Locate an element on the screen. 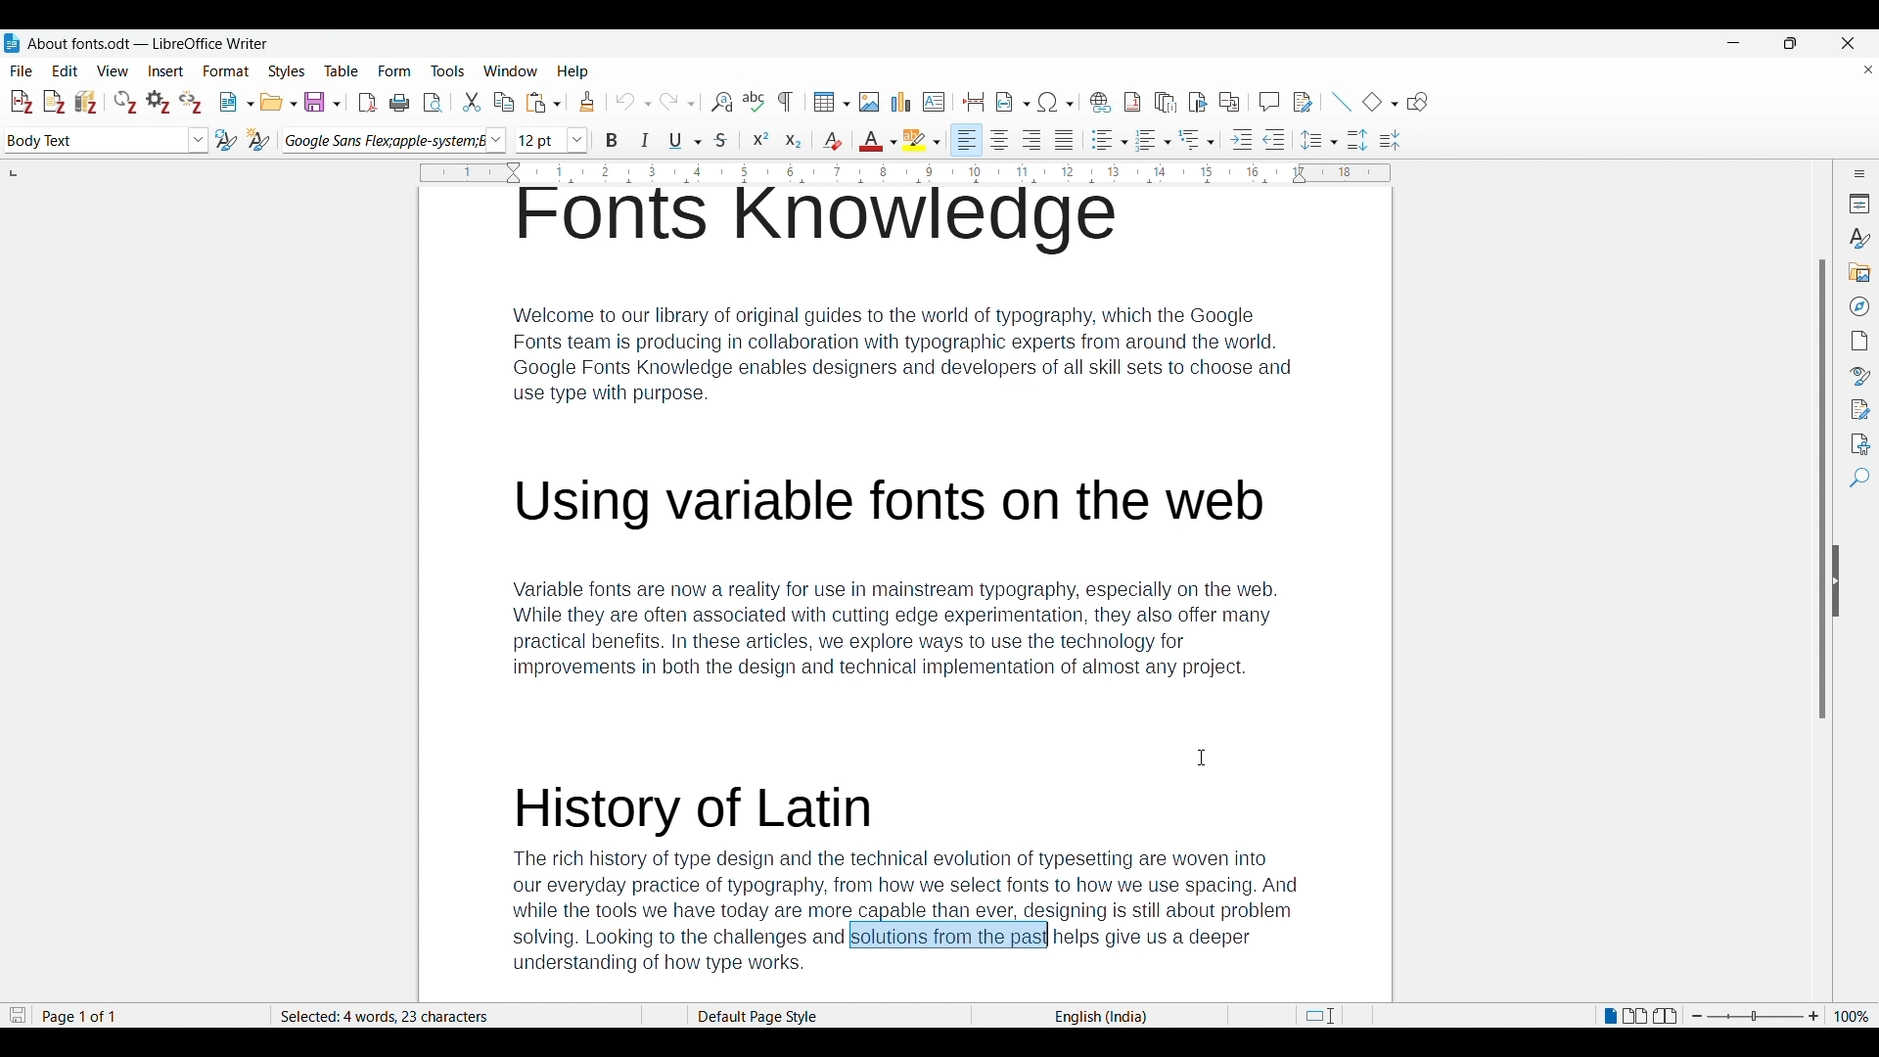  Zoom out is located at coordinates (1697, 1016).